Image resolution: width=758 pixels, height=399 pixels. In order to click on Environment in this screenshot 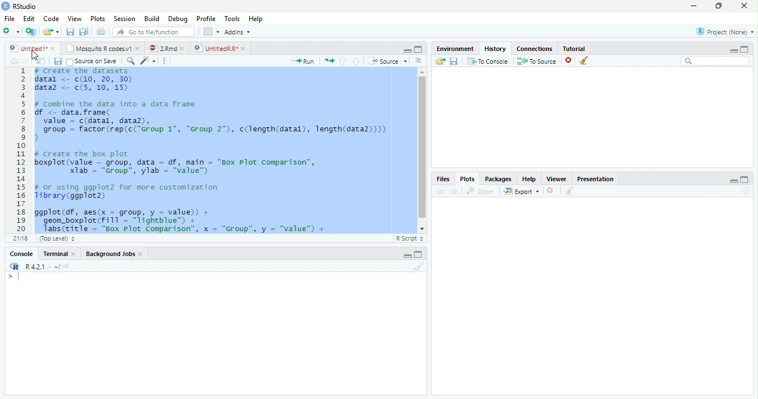, I will do `click(456, 49)`.